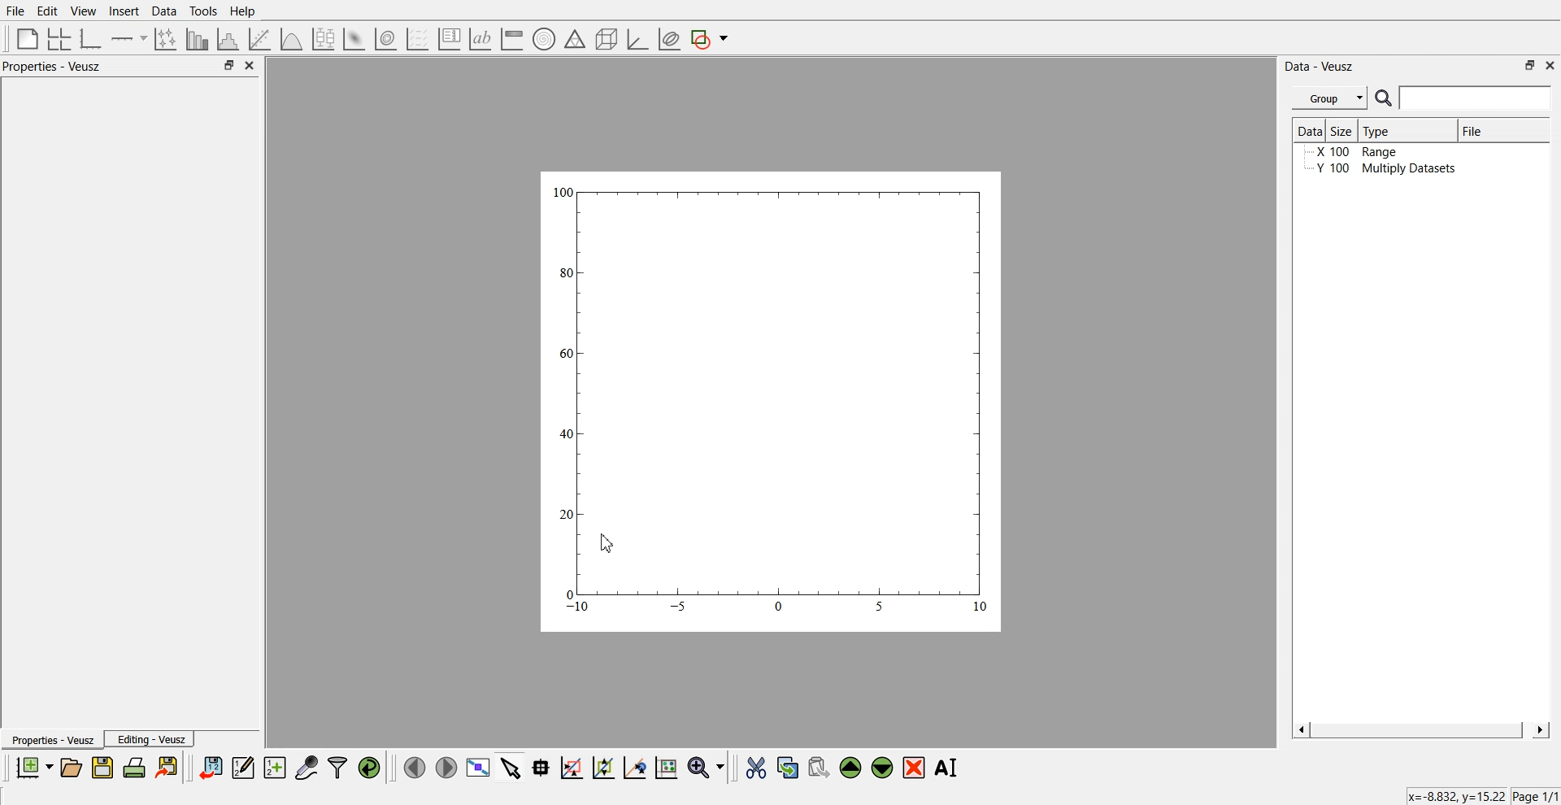 The width and height of the screenshot is (1561, 805). What do you see at coordinates (151, 739) in the screenshot?
I see `Editing - Veusz` at bounding box center [151, 739].